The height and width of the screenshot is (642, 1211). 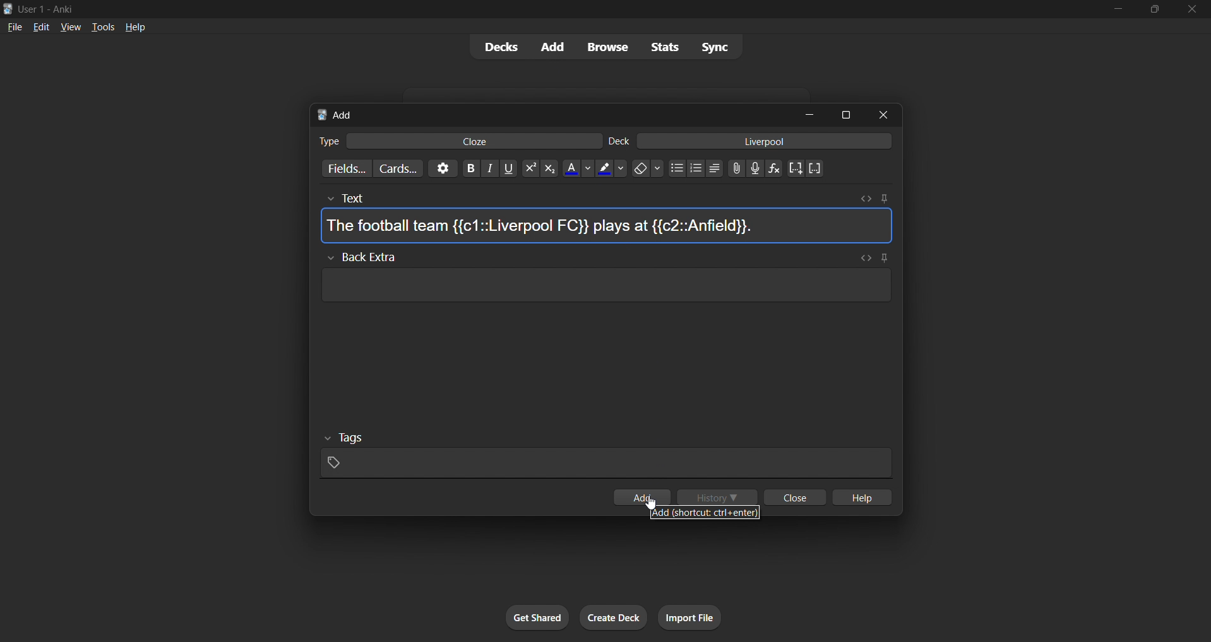 I want to click on italic, so click(x=489, y=170).